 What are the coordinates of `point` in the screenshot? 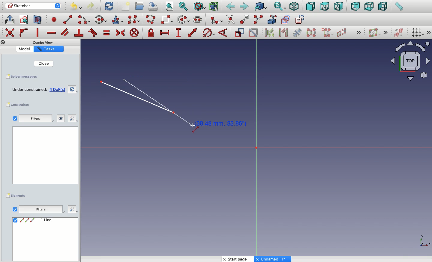 It's located at (55, 20).